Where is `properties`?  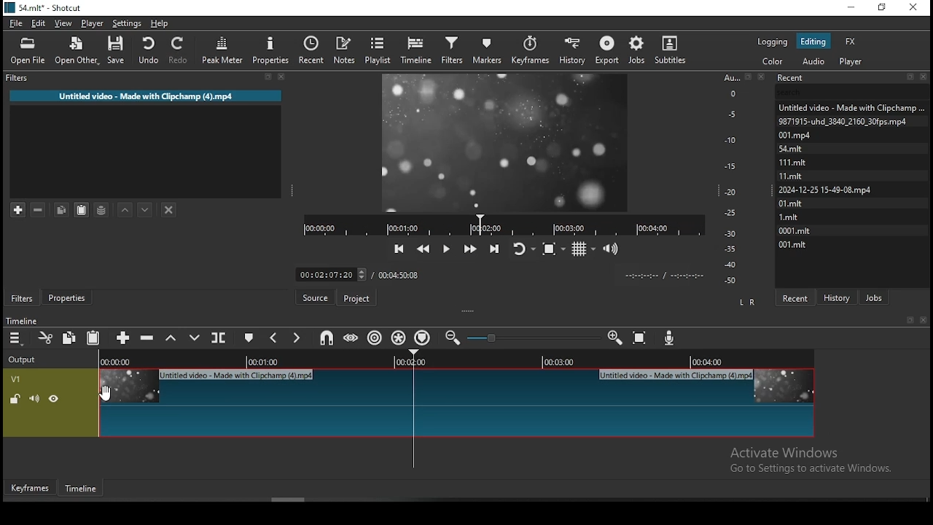 properties is located at coordinates (69, 297).